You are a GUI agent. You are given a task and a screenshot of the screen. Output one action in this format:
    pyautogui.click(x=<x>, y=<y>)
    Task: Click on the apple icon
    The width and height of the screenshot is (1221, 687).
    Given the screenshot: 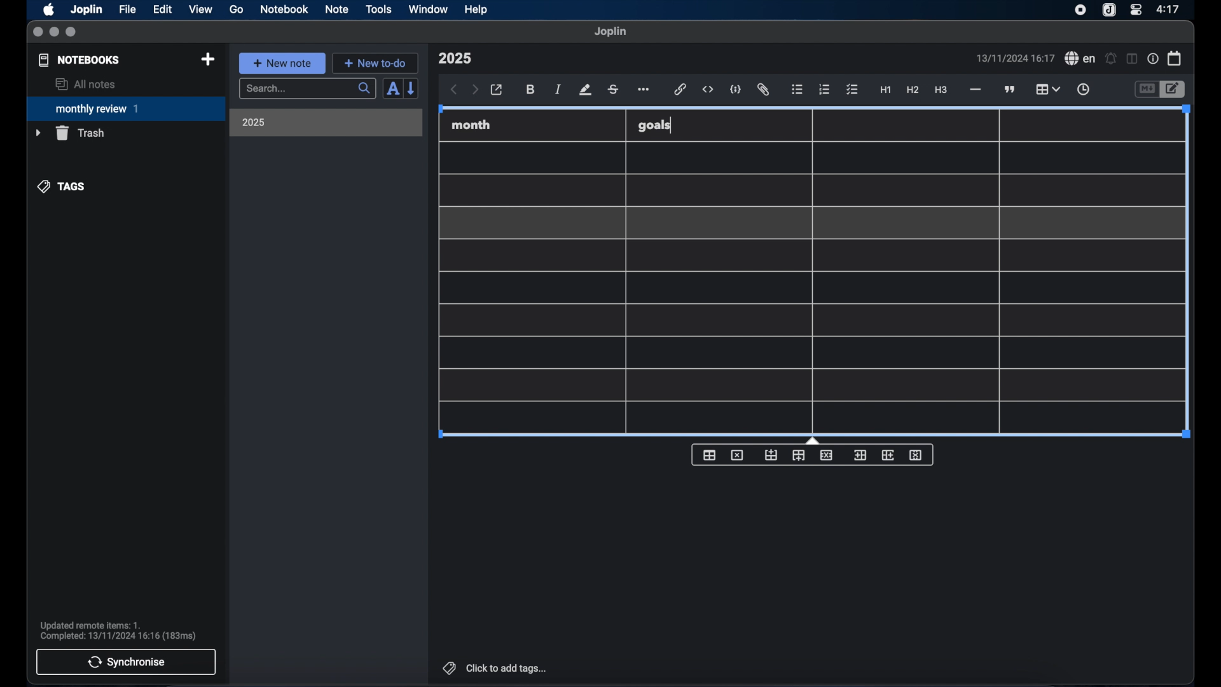 What is the action you would take?
    pyautogui.click(x=48, y=10)
    